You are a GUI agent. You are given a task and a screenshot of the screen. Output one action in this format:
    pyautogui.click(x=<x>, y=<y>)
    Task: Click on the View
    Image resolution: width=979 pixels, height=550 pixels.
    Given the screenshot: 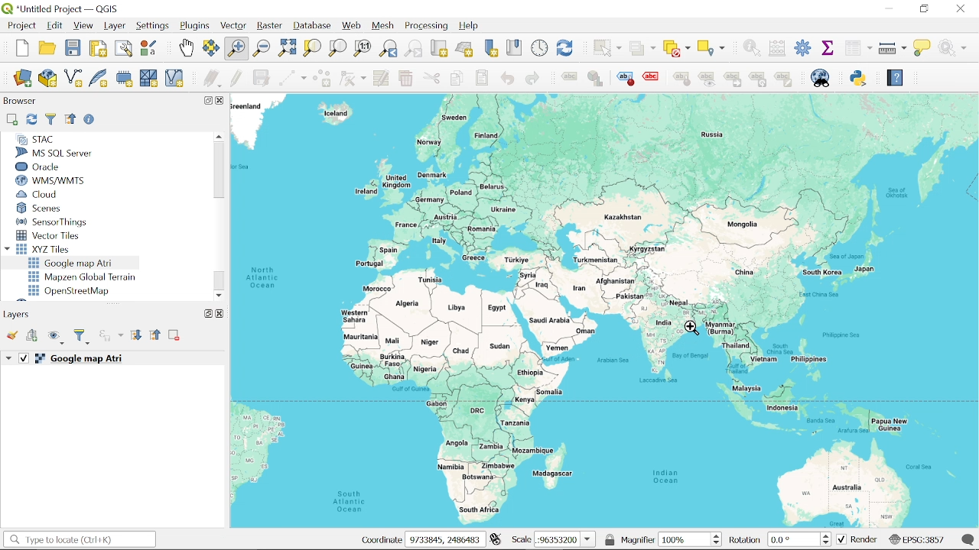 What is the action you would take?
    pyautogui.click(x=83, y=27)
    